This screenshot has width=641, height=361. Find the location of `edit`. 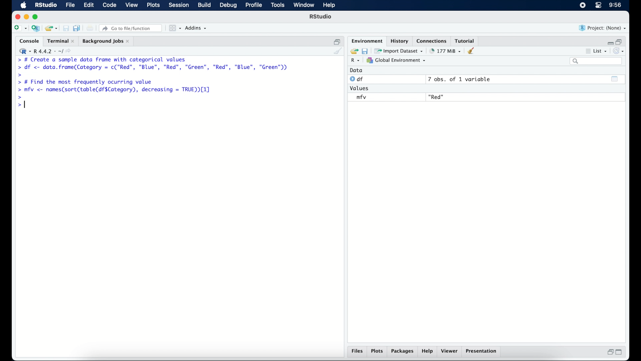

edit is located at coordinates (89, 5).